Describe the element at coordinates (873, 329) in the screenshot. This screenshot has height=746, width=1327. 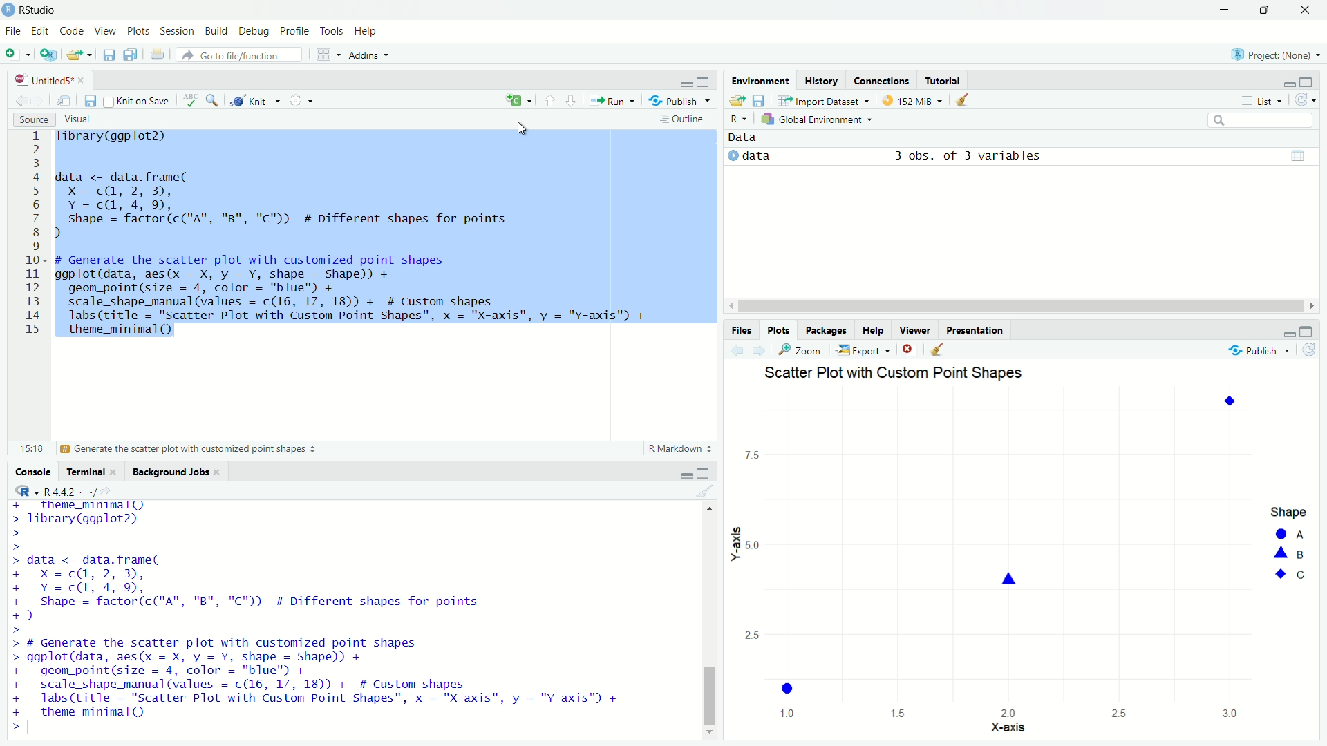
I see `Help` at that location.